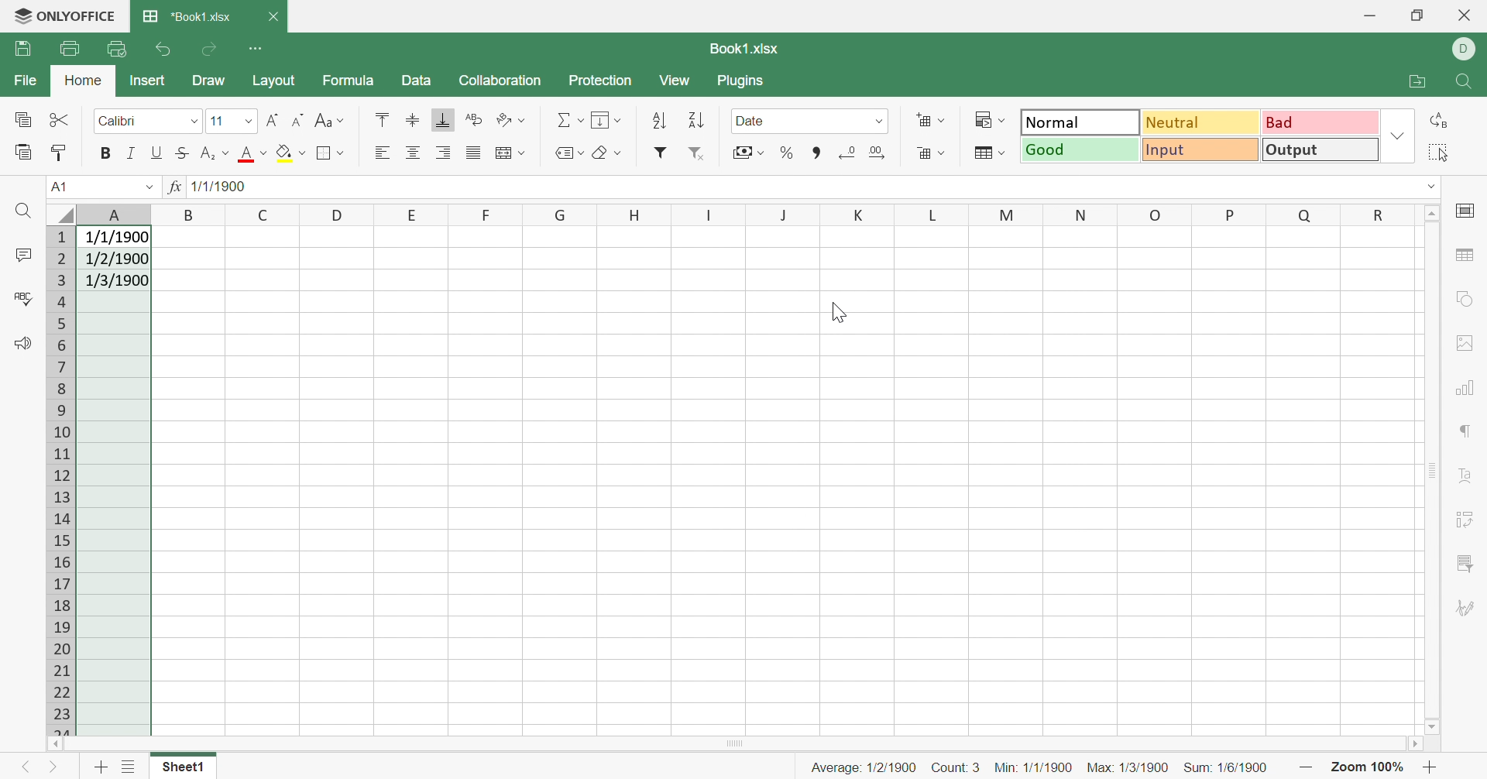 This screenshot has width=1487, height=779. Describe the element at coordinates (61, 482) in the screenshot. I see `Row numbers` at that location.